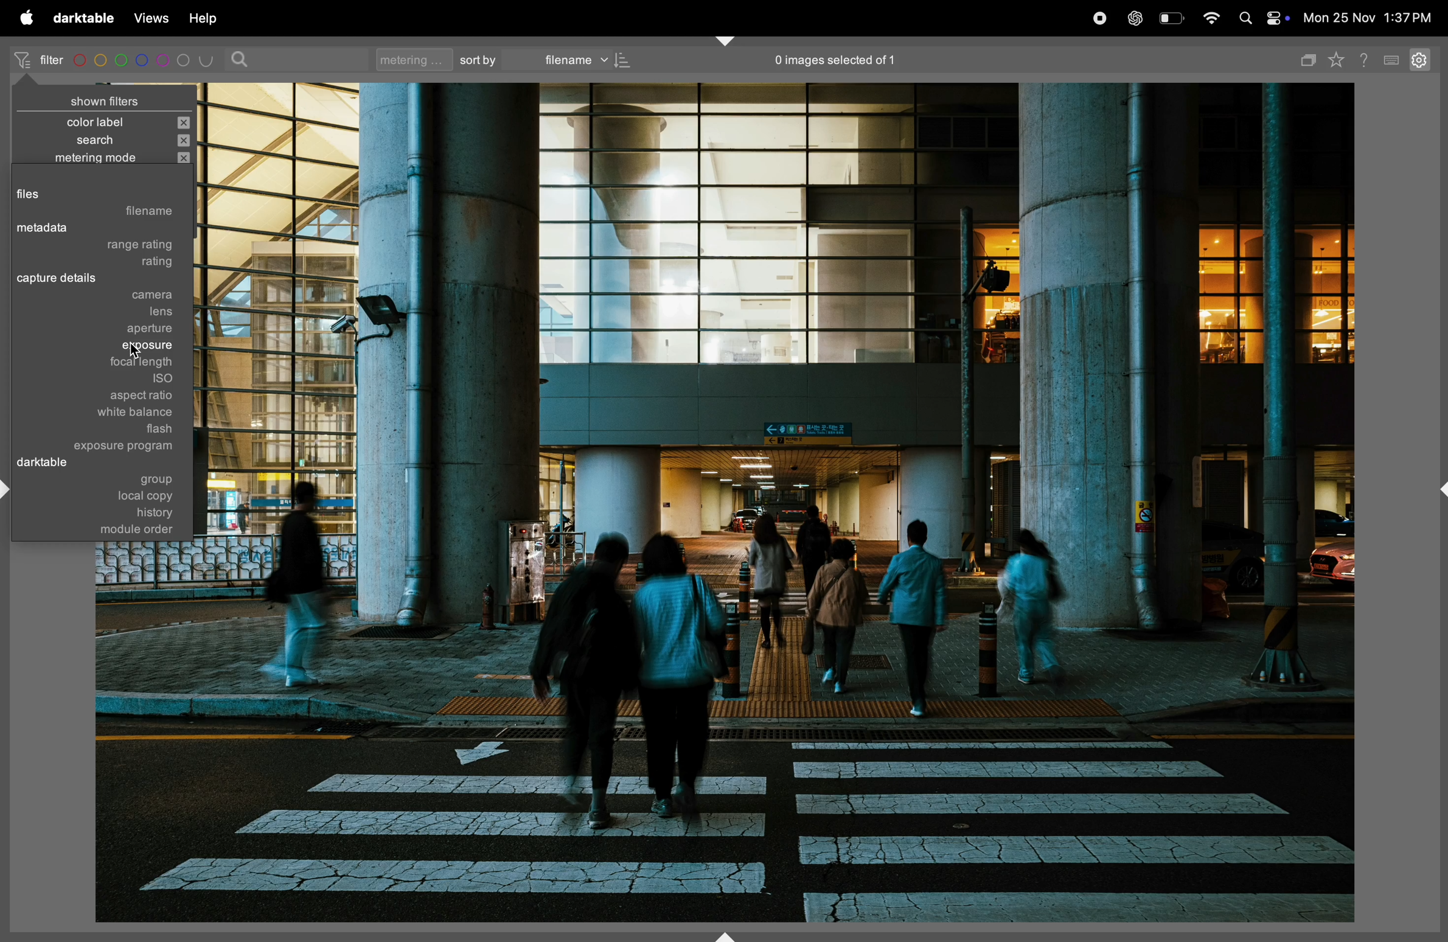 This screenshot has height=942, width=1448. Describe the element at coordinates (213, 18) in the screenshot. I see `help` at that location.